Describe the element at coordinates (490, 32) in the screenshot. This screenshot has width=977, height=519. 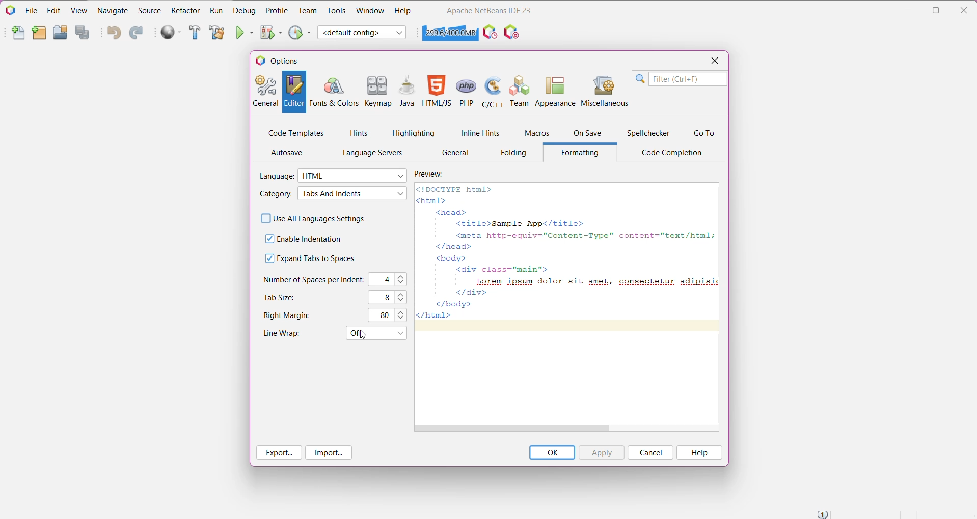
I see `Profile the IDE` at that location.